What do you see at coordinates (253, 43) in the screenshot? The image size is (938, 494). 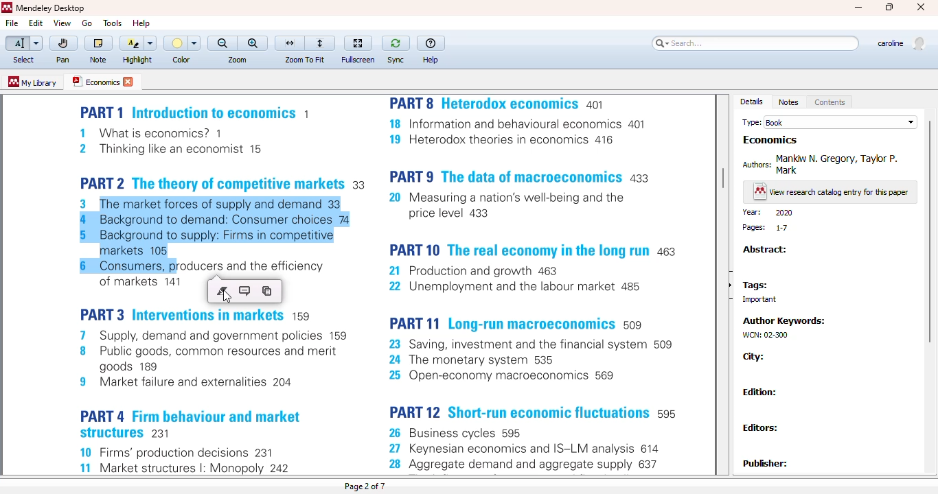 I see `zoom in` at bounding box center [253, 43].